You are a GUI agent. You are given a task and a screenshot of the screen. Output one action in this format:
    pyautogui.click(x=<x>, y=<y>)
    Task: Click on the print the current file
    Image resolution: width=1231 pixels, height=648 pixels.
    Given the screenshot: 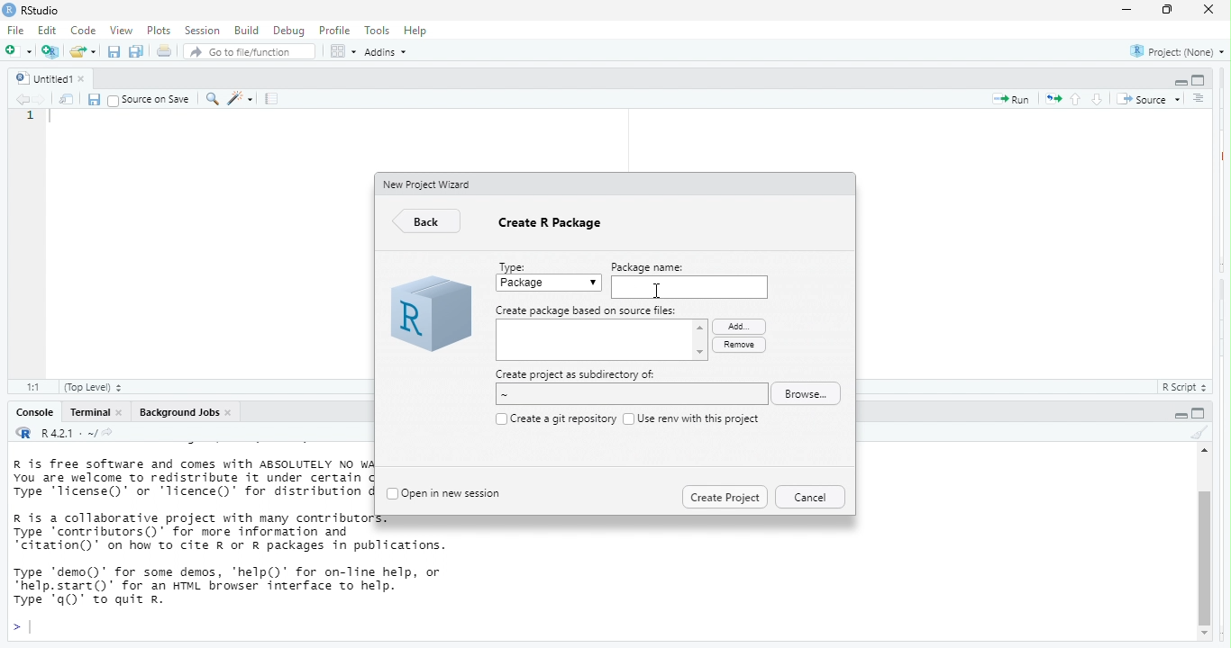 What is the action you would take?
    pyautogui.click(x=162, y=51)
    